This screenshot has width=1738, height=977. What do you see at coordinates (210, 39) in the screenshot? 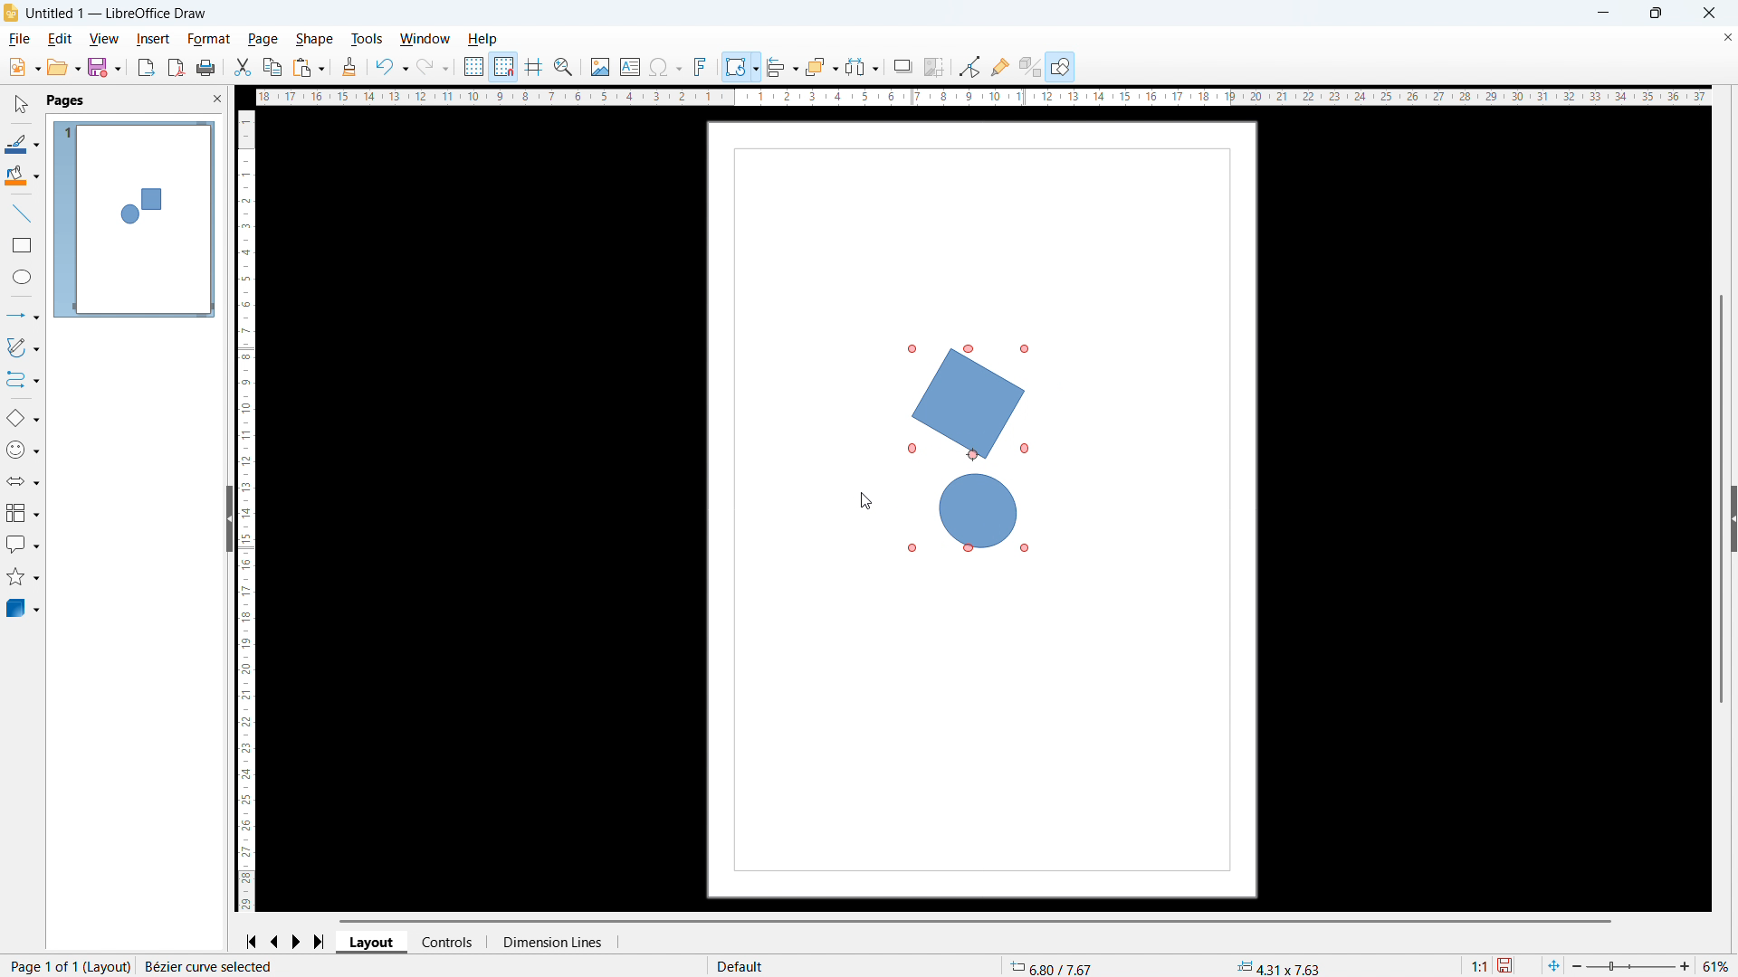
I see `Format ` at bounding box center [210, 39].